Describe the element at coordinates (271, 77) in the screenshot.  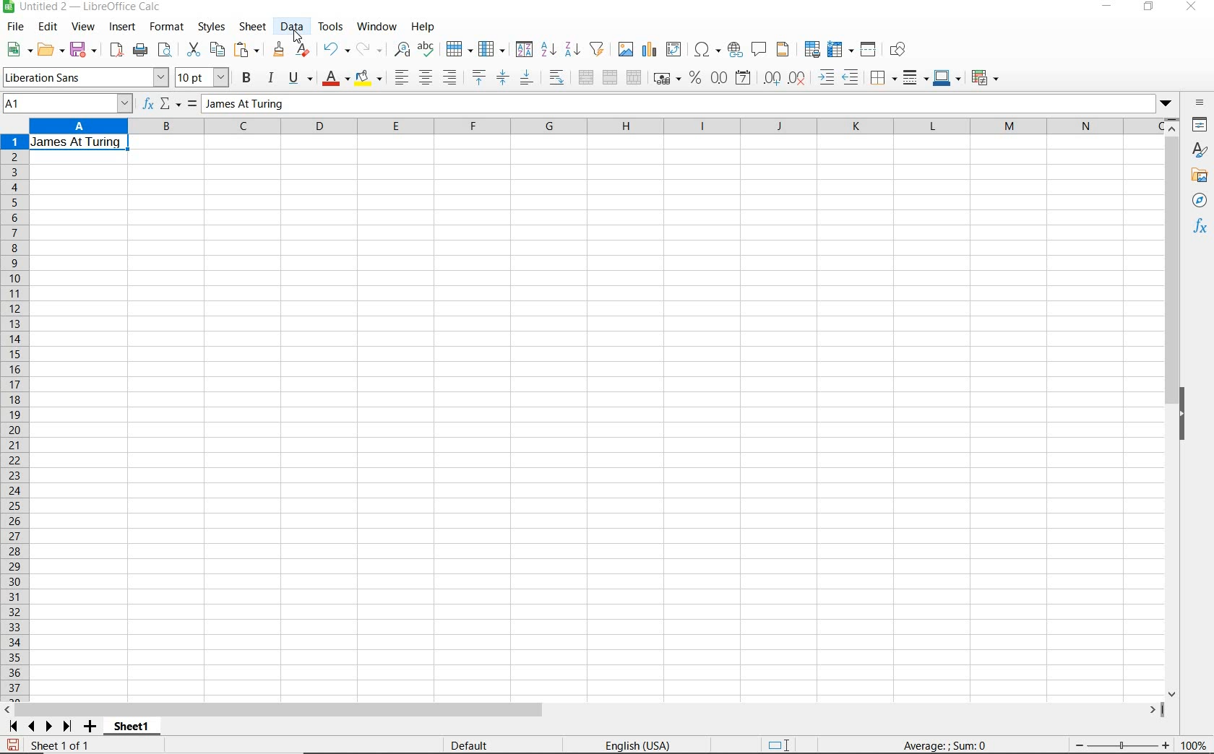
I see `italic` at that location.